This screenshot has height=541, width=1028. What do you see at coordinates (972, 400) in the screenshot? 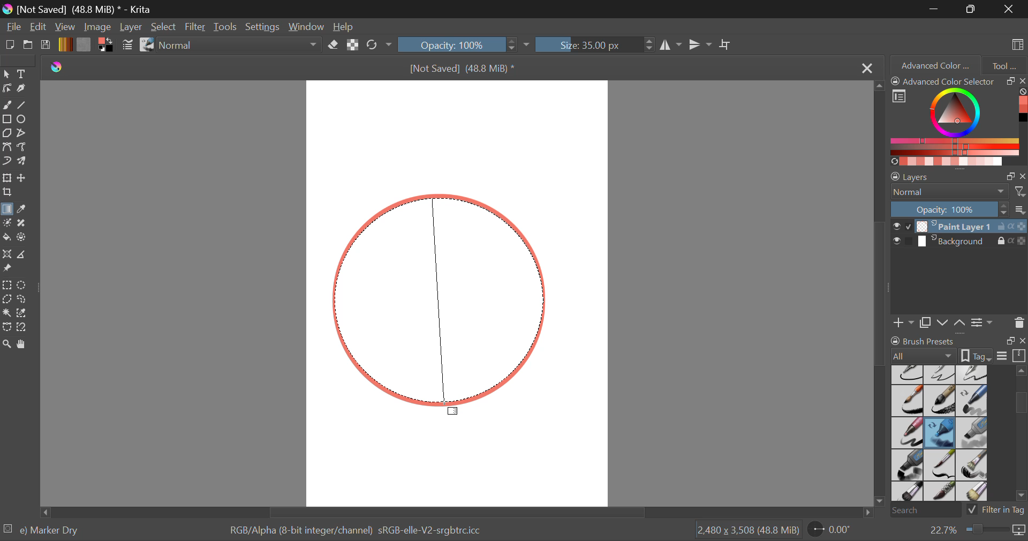
I see `Marker Chisel Smooth` at bounding box center [972, 400].